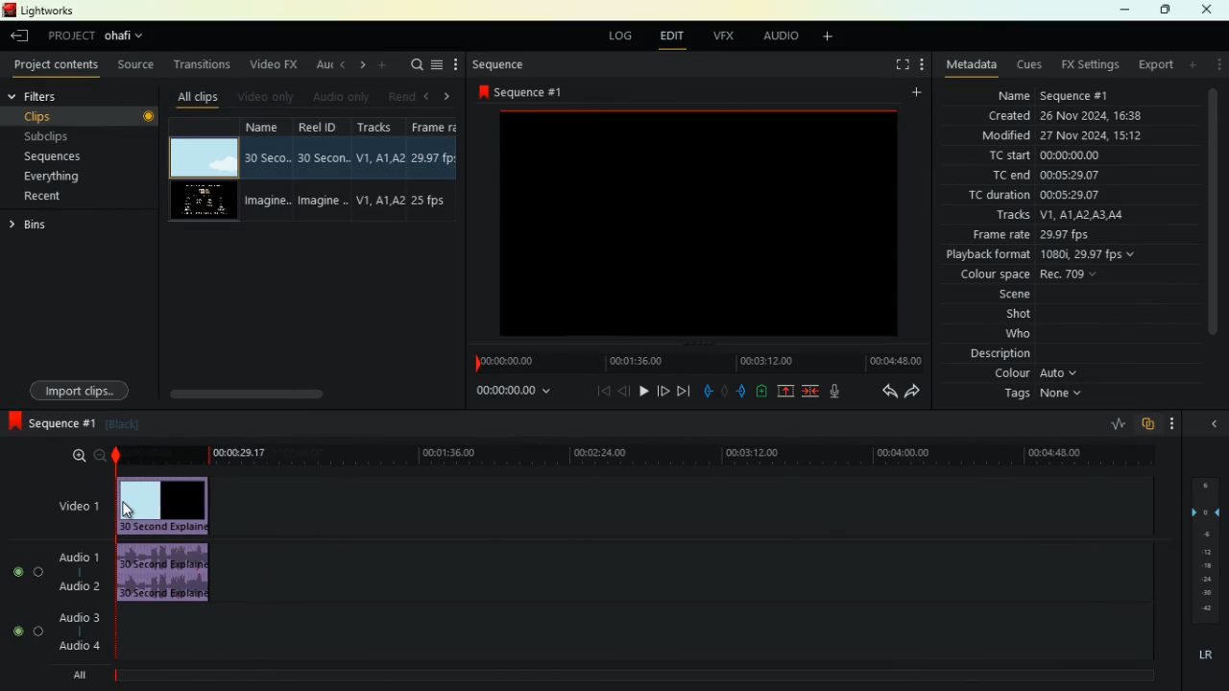 This screenshot has height=691, width=1229. I want to click on audio 3 and audio 4 timeline track, so click(639, 634).